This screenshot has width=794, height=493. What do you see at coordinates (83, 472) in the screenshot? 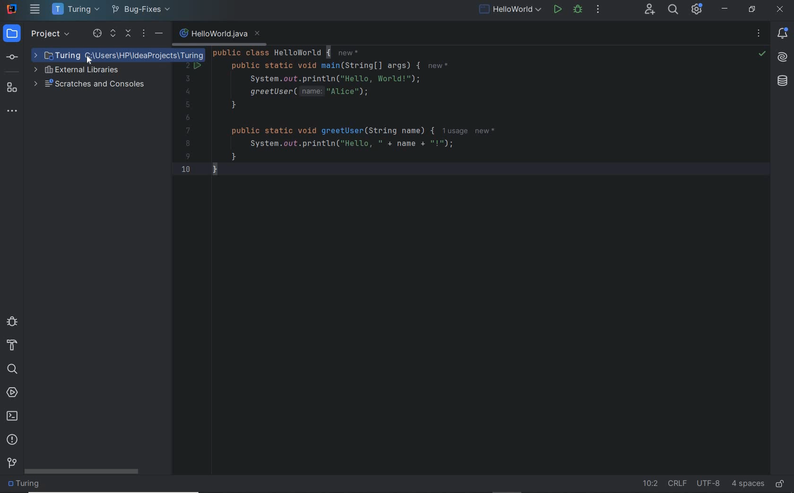
I see `scrollbar` at bounding box center [83, 472].